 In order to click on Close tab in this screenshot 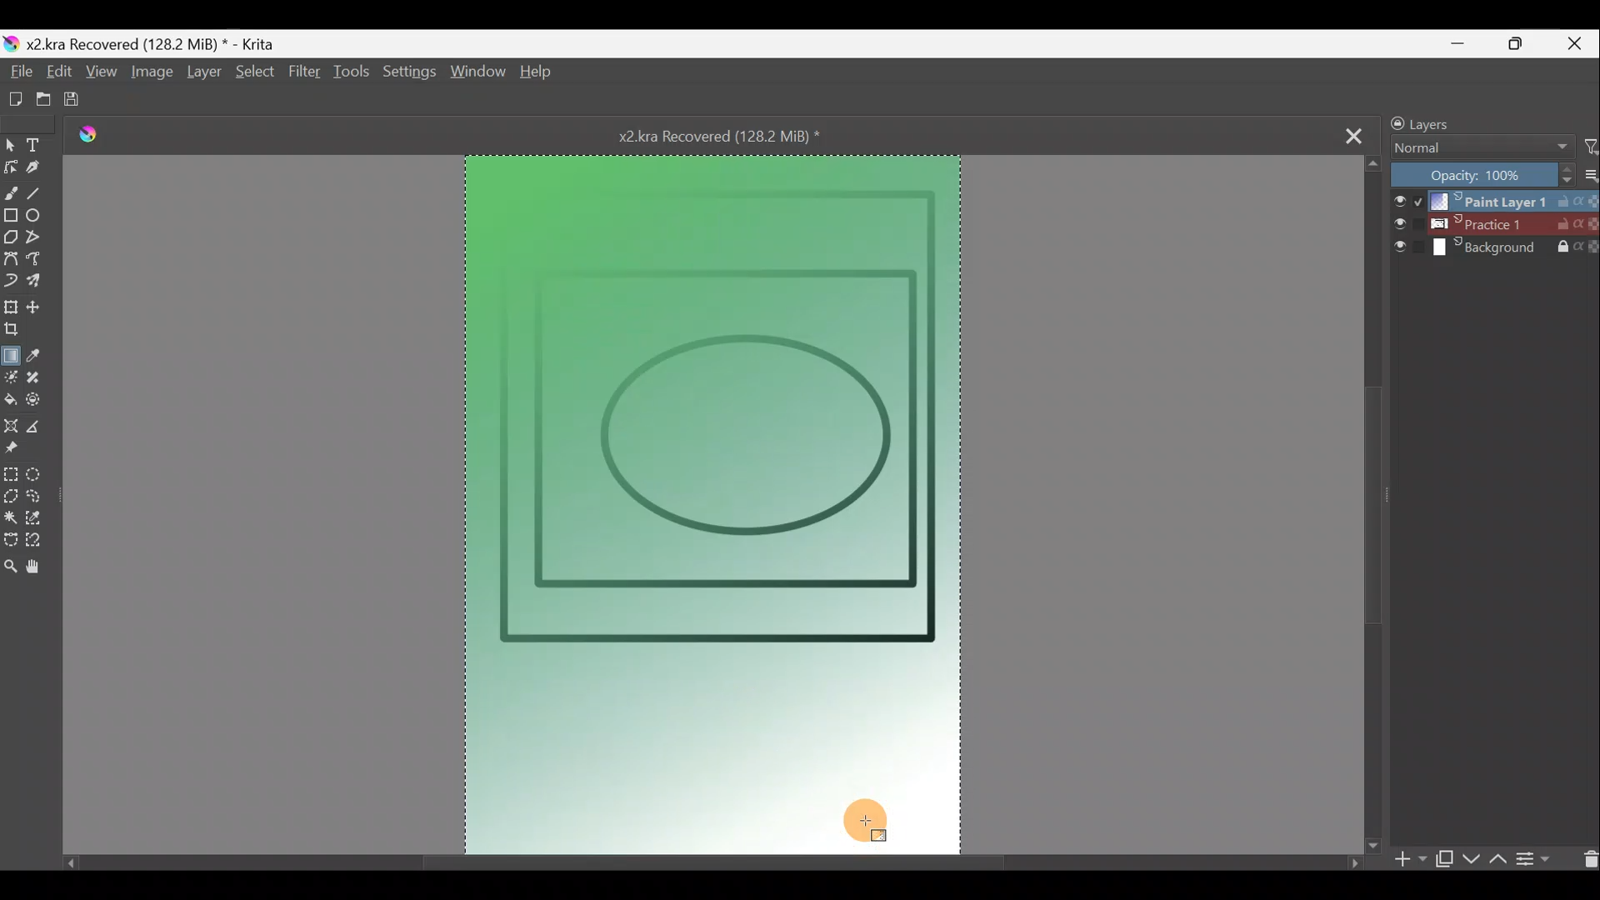, I will do `click(1354, 134)`.